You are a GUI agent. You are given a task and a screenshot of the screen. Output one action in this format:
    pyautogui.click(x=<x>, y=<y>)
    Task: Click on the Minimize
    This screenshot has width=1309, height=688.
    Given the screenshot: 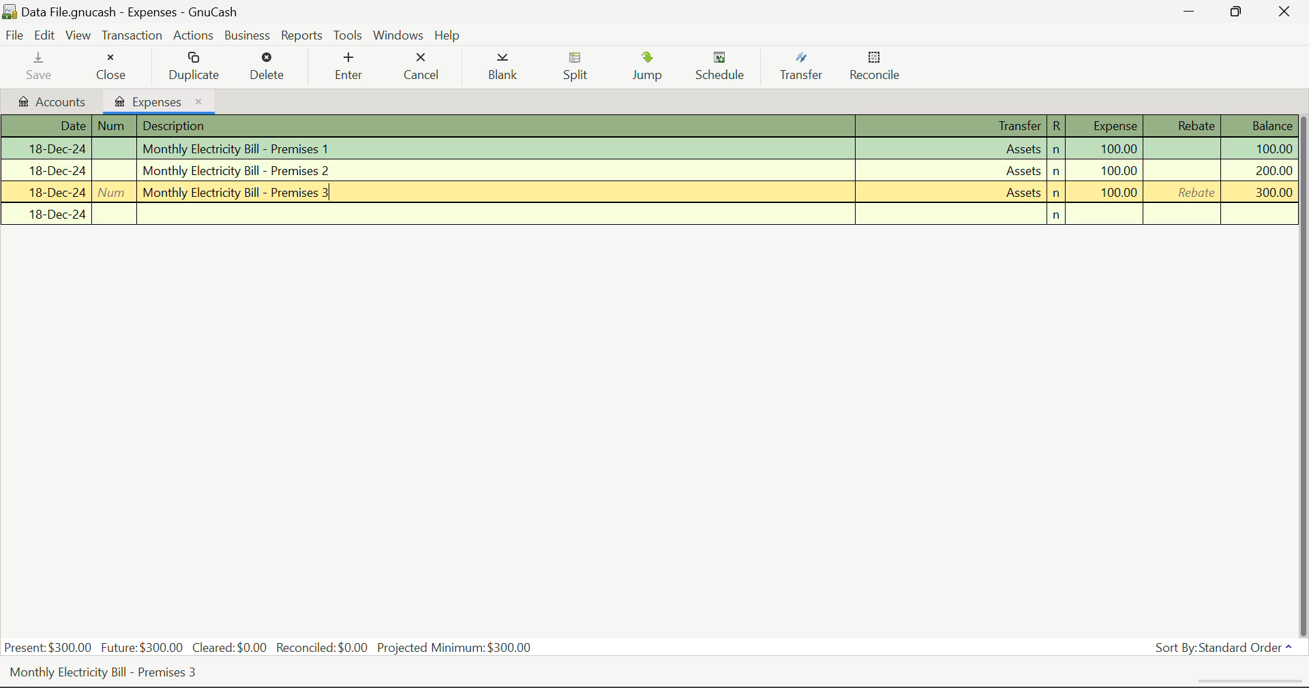 What is the action you would take?
    pyautogui.click(x=1238, y=14)
    